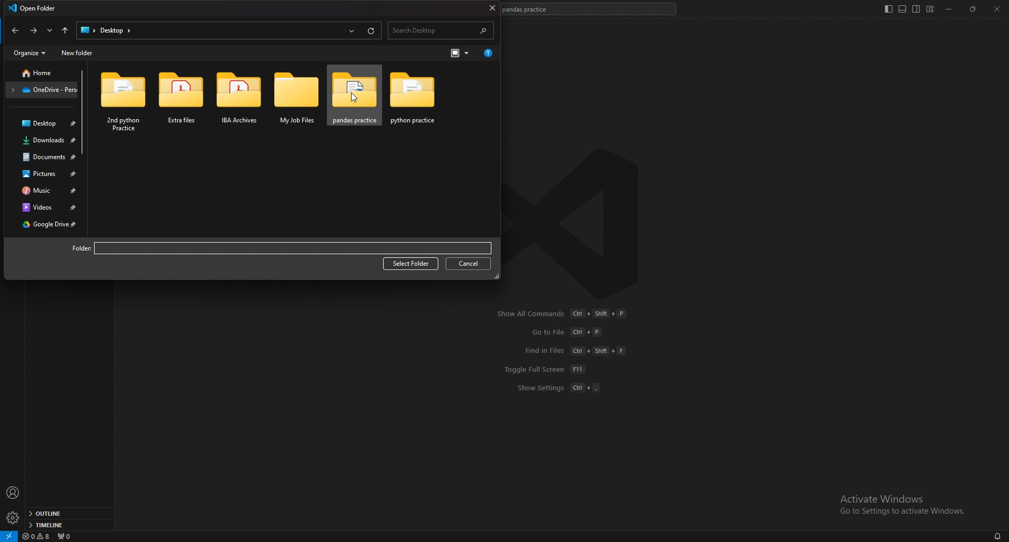 This screenshot has height=542, width=1009. I want to click on google drive, so click(46, 225).